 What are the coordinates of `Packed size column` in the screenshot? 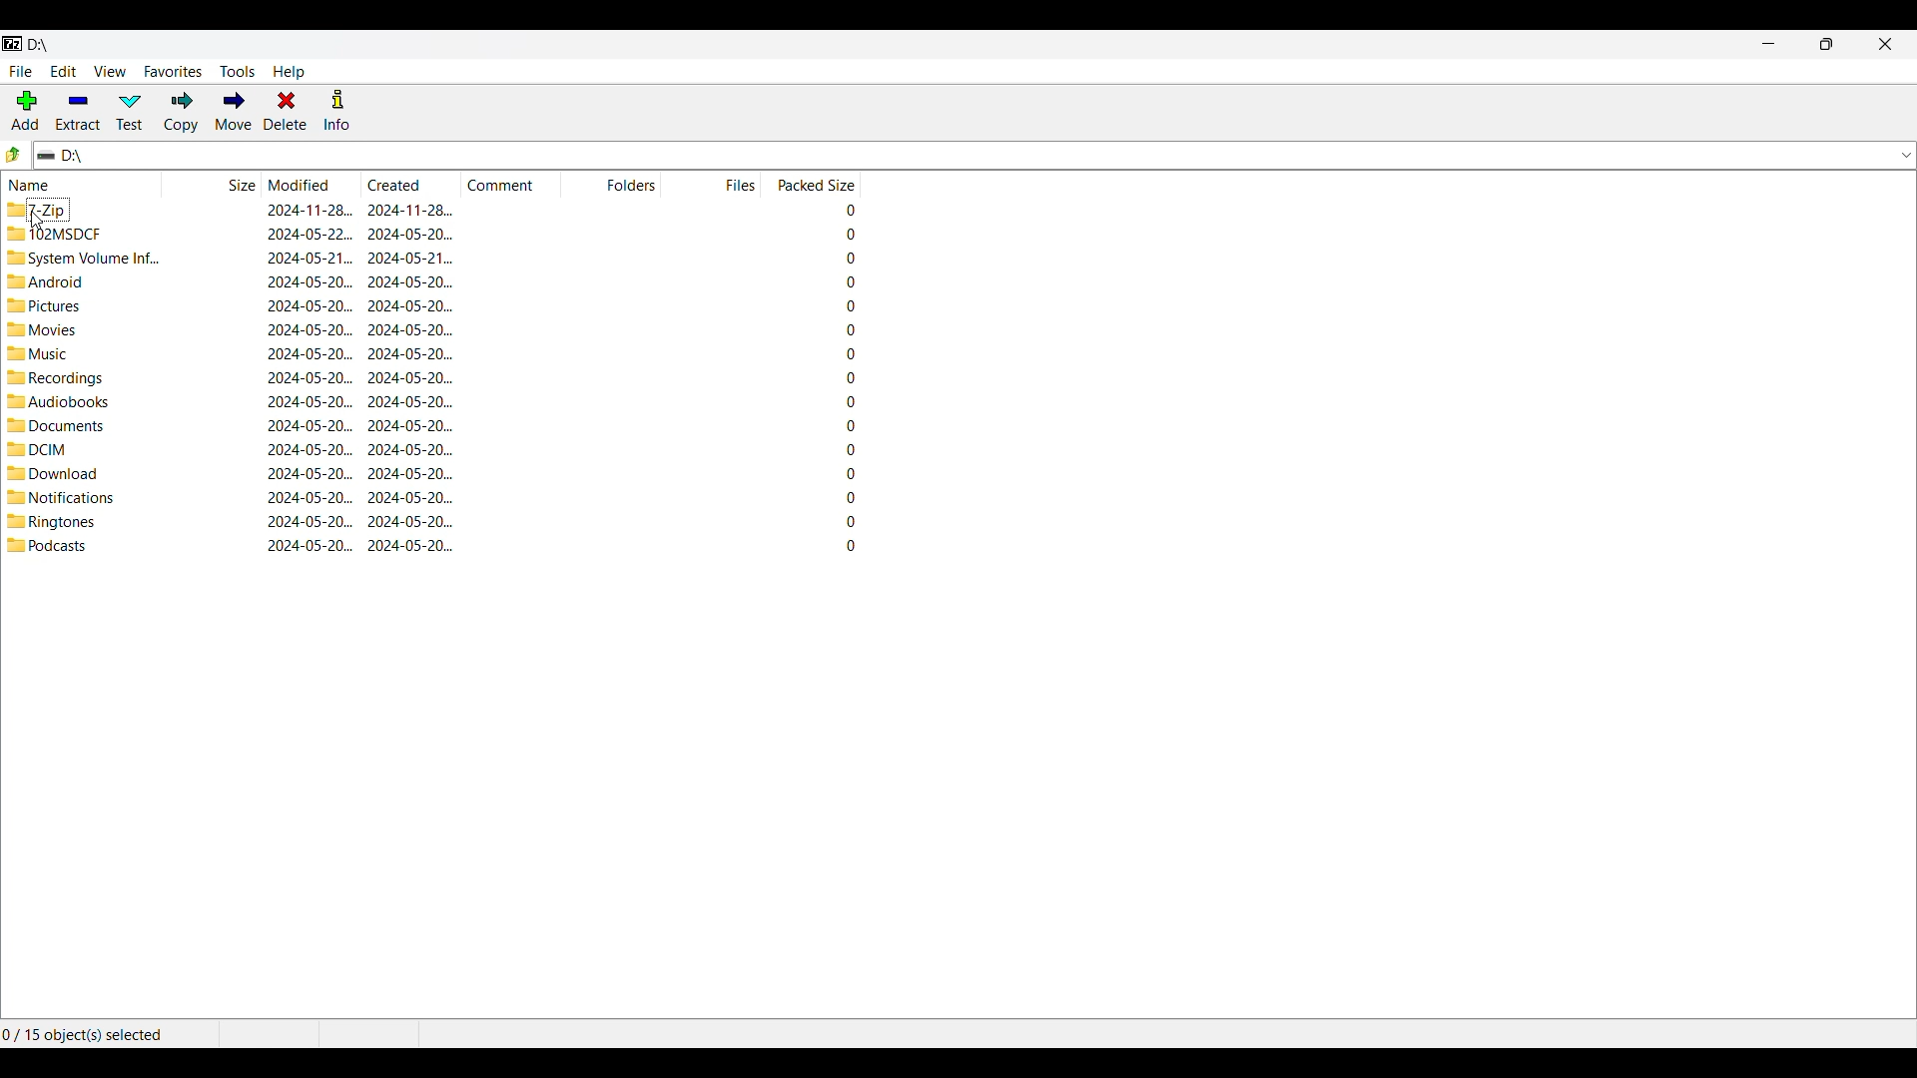 It's located at (810, 184).